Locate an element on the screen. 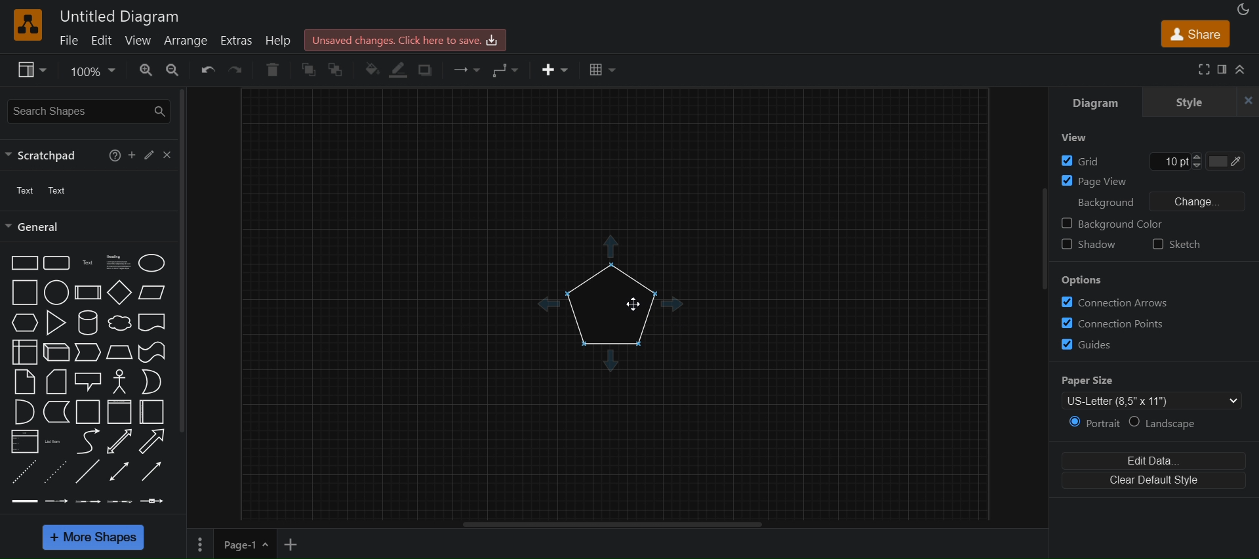 Image resolution: width=1259 pixels, height=559 pixels. general is located at coordinates (35, 227).